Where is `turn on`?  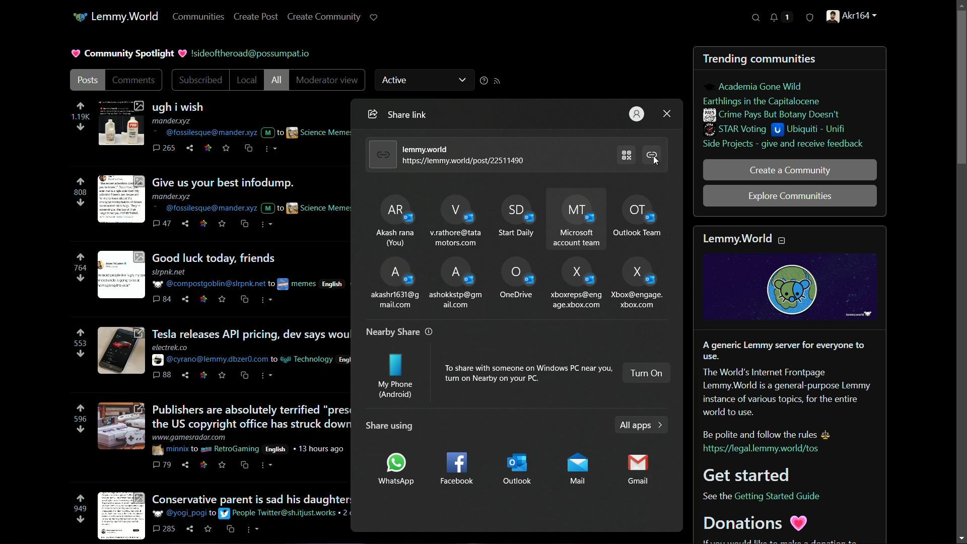
turn on is located at coordinates (647, 373).